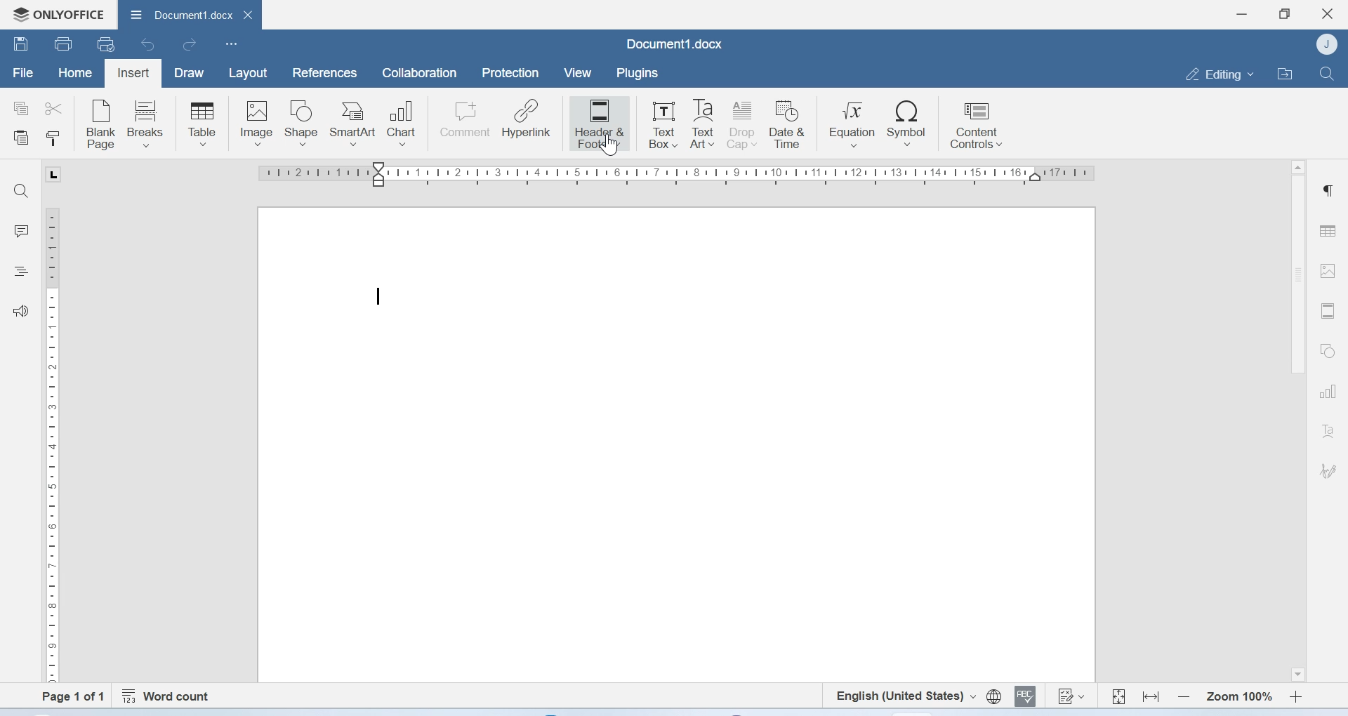 This screenshot has height=716, width=1348. What do you see at coordinates (407, 121) in the screenshot?
I see `Chart` at bounding box center [407, 121].